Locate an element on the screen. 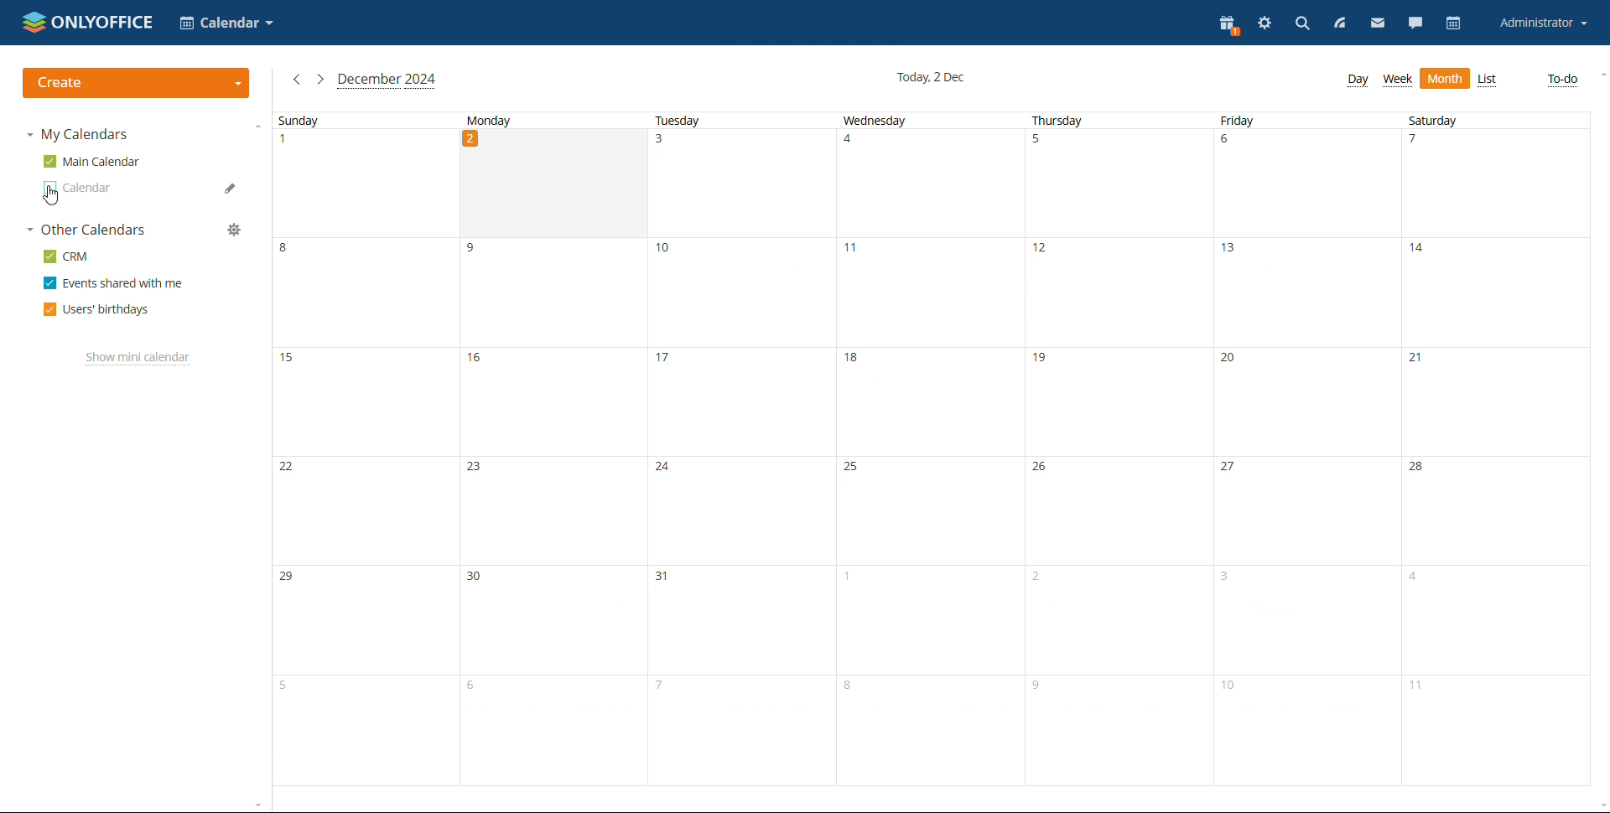  show mini calendar is located at coordinates (138, 359).